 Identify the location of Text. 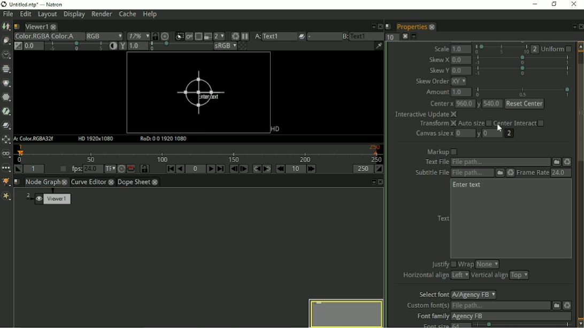
(443, 217).